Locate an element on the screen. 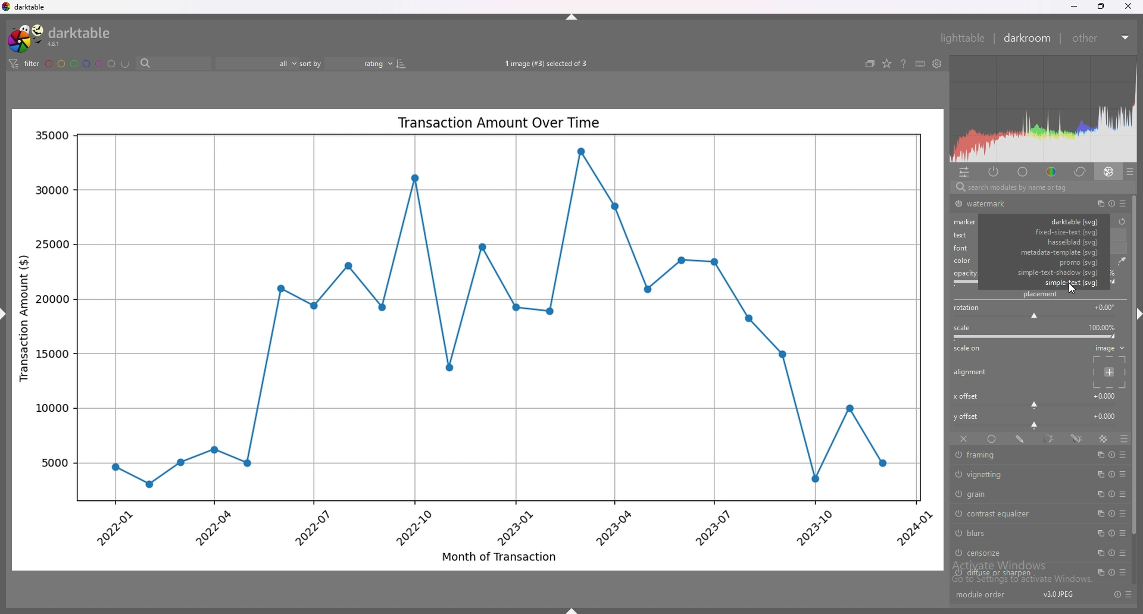  scale on is located at coordinates (968, 350).